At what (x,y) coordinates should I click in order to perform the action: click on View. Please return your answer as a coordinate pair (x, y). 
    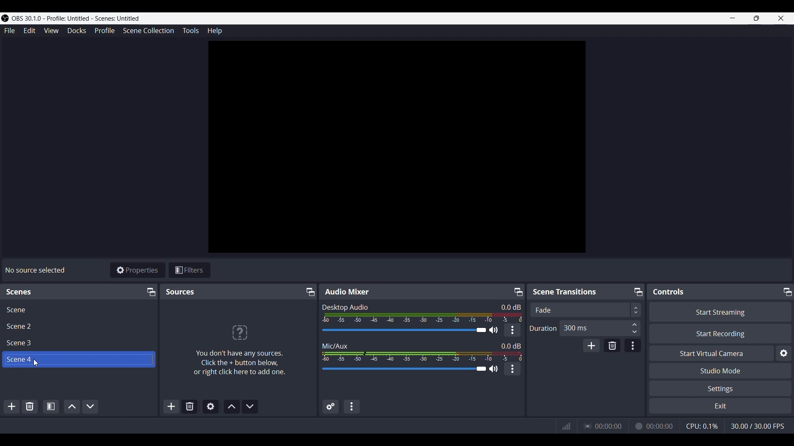
    Looking at the image, I should click on (51, 31).